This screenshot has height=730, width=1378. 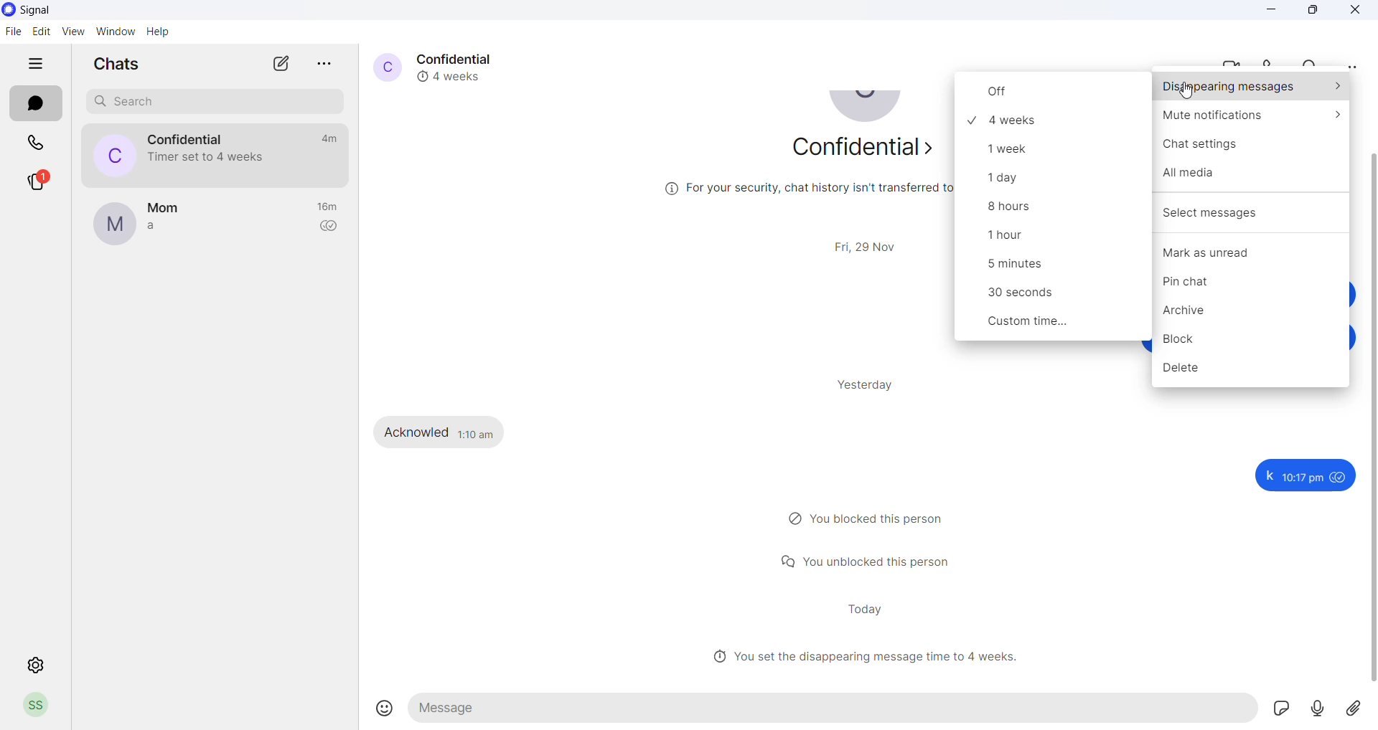 I want to click on mute notifications, so click(x=1252, y=119).